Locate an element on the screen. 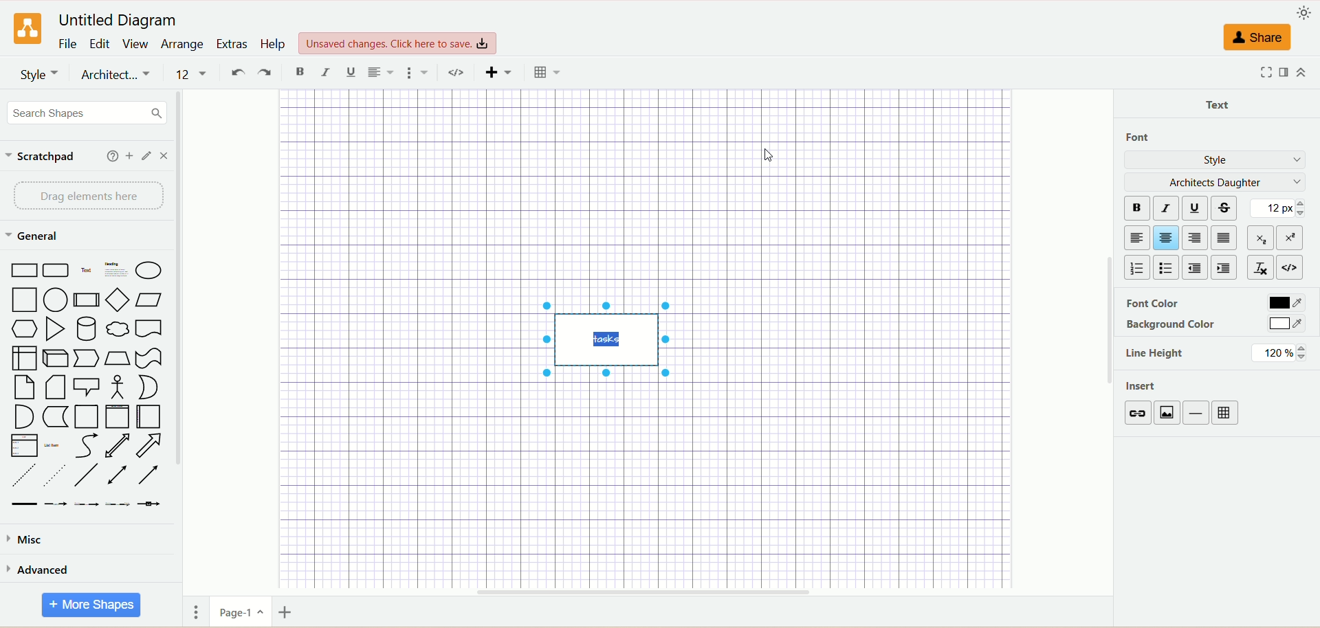  advanced is located at coordinates (40, 572).